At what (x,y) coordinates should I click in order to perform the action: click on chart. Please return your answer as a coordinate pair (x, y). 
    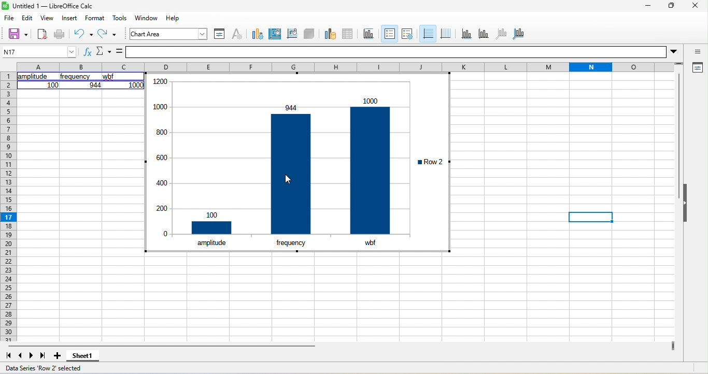
    Looking at the image, I should click on (278, 153).